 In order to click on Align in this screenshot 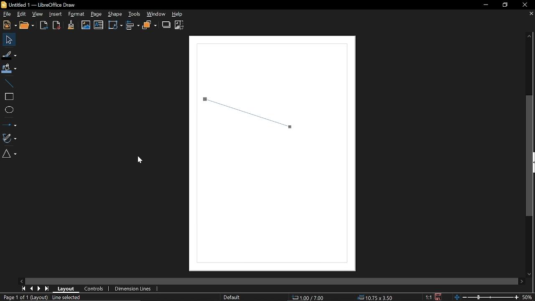, I will do `click(133, 26)`.